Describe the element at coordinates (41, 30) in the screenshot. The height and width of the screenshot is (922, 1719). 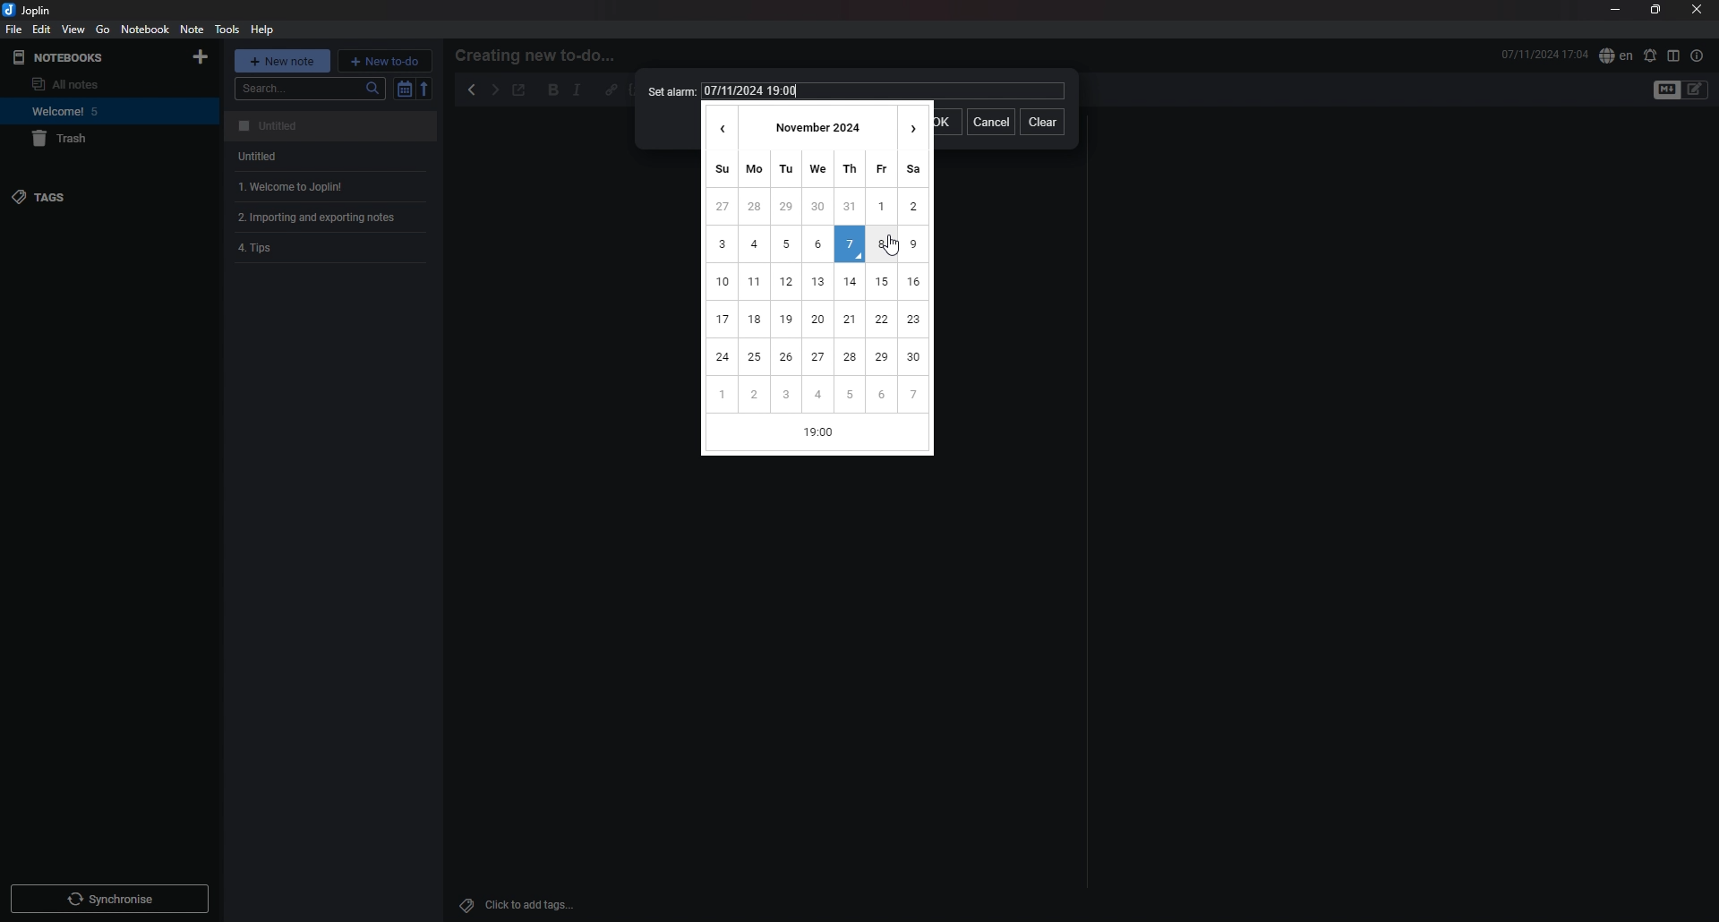
I see `edit` at that location.